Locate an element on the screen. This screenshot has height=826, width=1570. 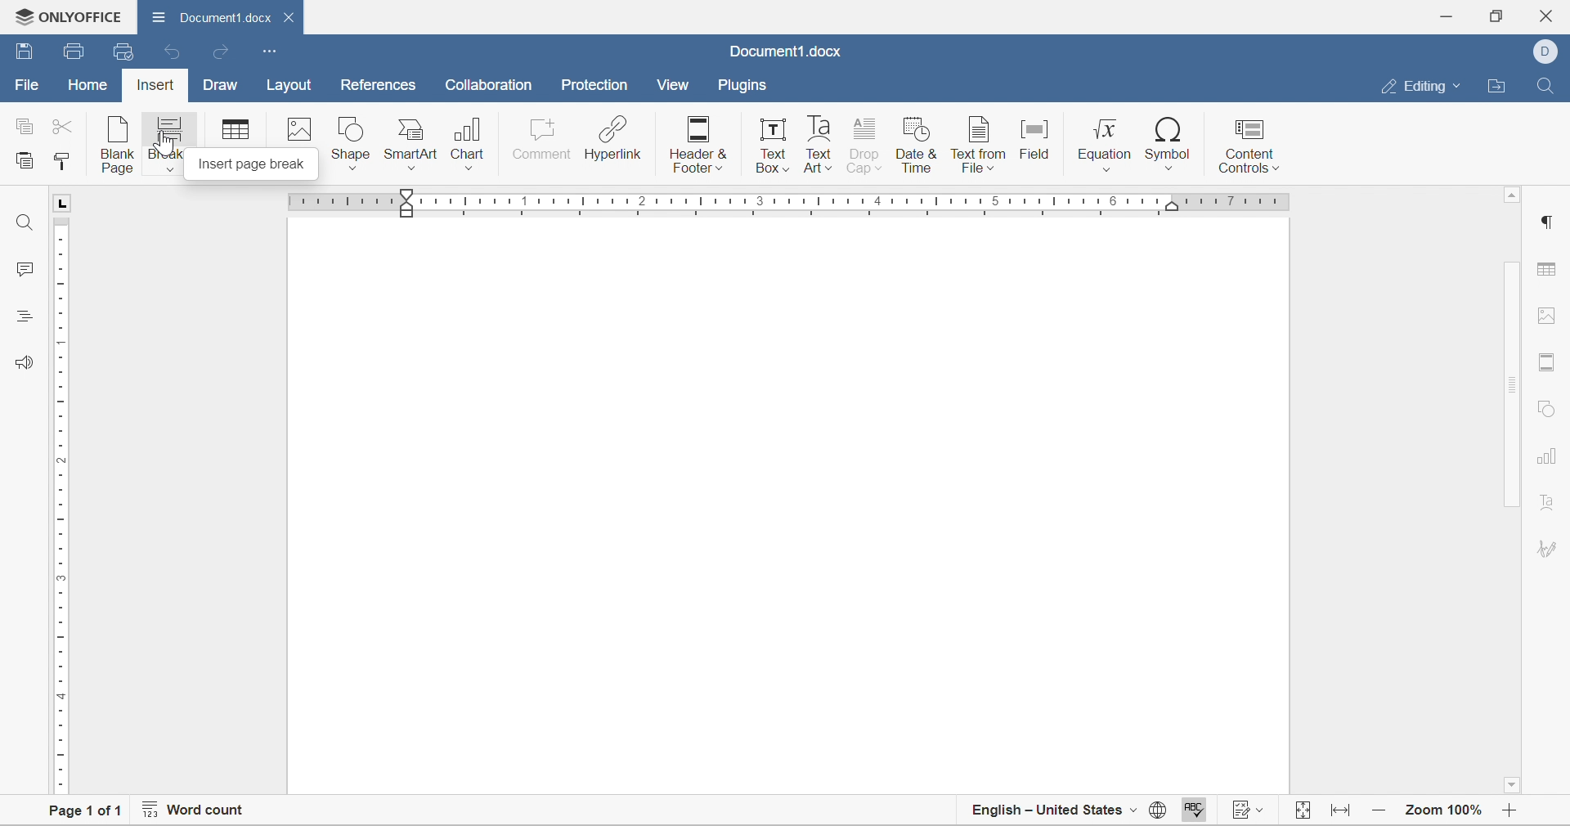
Protection is located at coordinates (593, 86).